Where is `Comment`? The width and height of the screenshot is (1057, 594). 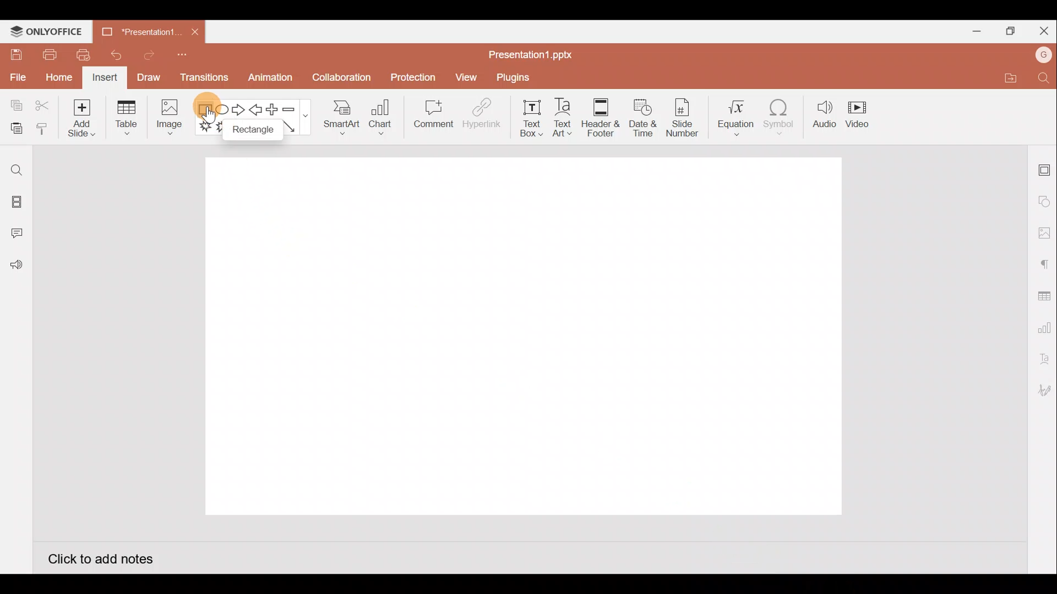 Comment is located at coordinates (429, 116).